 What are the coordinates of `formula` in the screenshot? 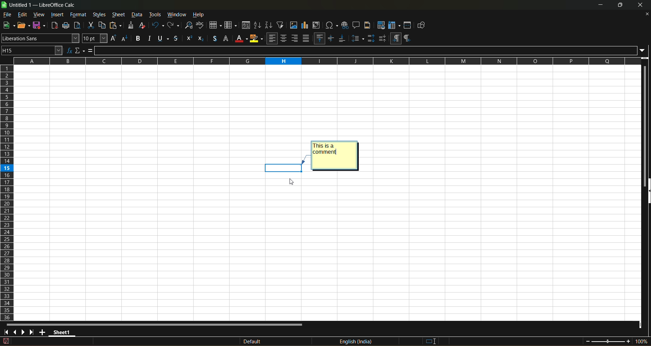 It's located at (90, 50).